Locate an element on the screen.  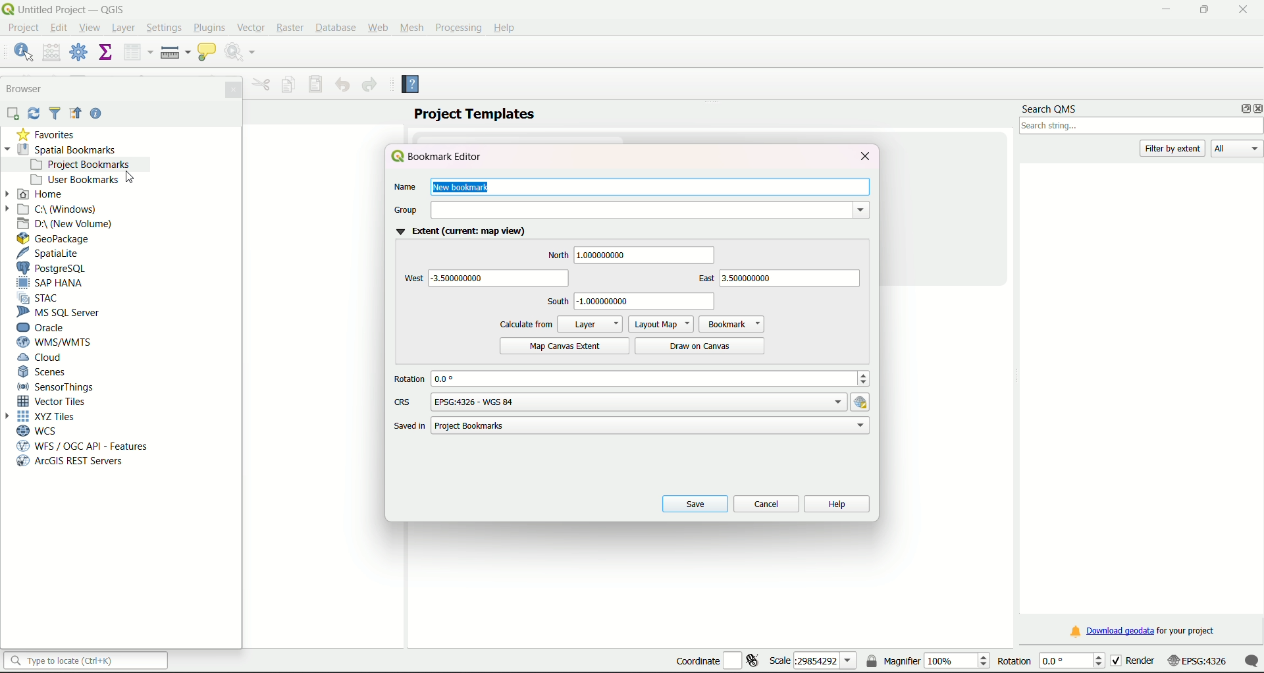
run feature action is located at coordinates (242, 52).